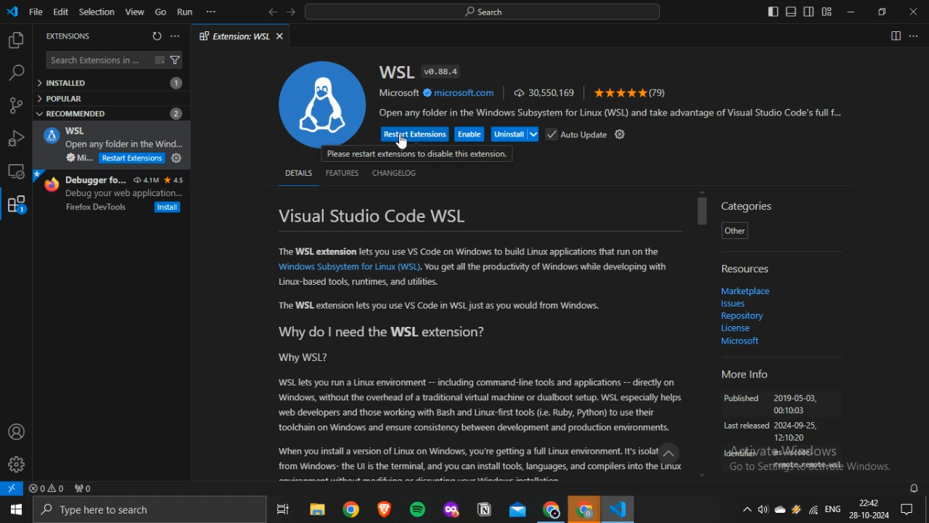 Image resolution: width=929 pixels, height=523 pixels. What do you see at coordinates (36, 12) in the screenshot?
I see `File` at bounding box center [36, 12].